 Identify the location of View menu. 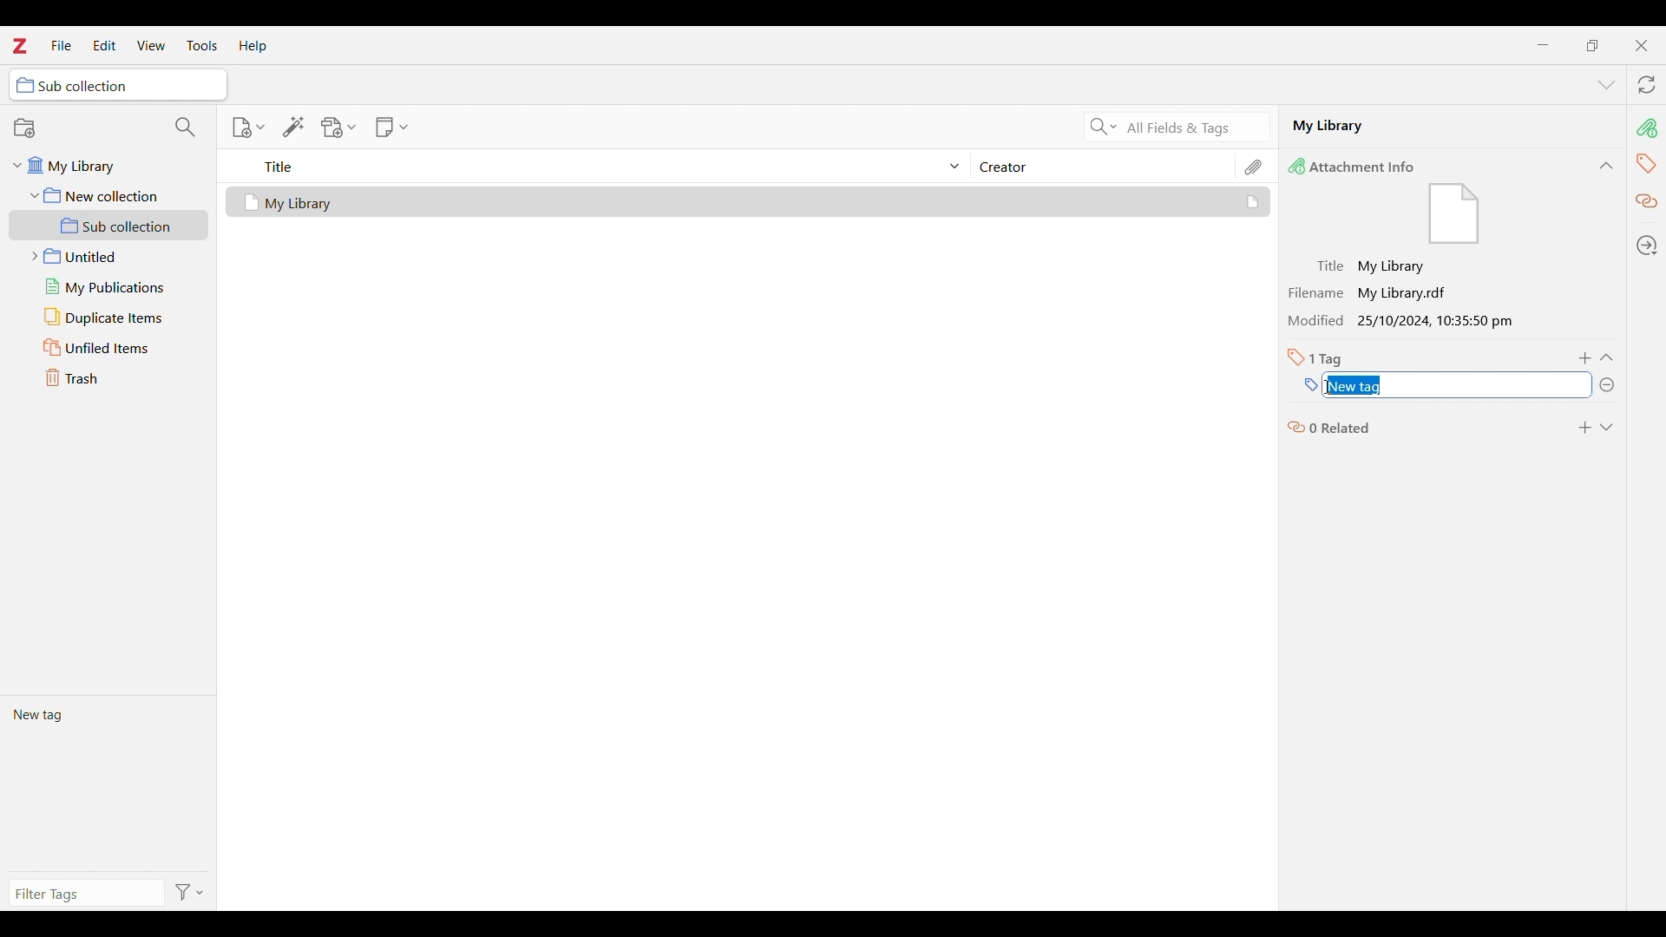
(152, 45).